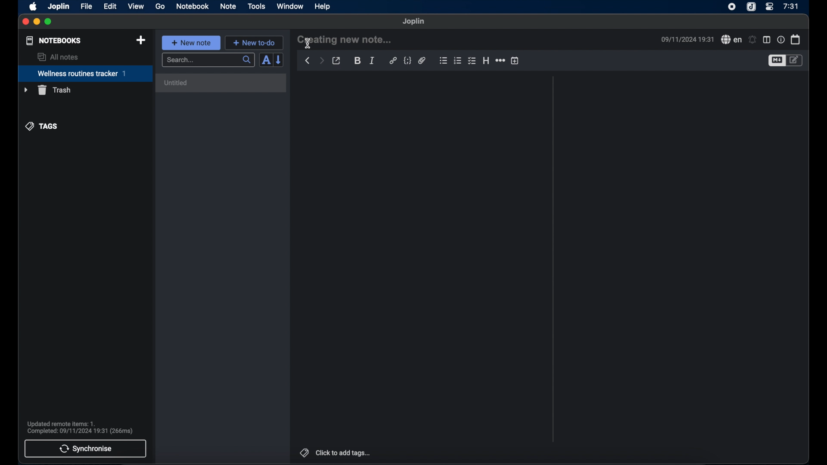 This screenshot has width=827, height=465. Describe the element at coordinates (191, 43) in the screenshot. I see `+ new note` at that location.